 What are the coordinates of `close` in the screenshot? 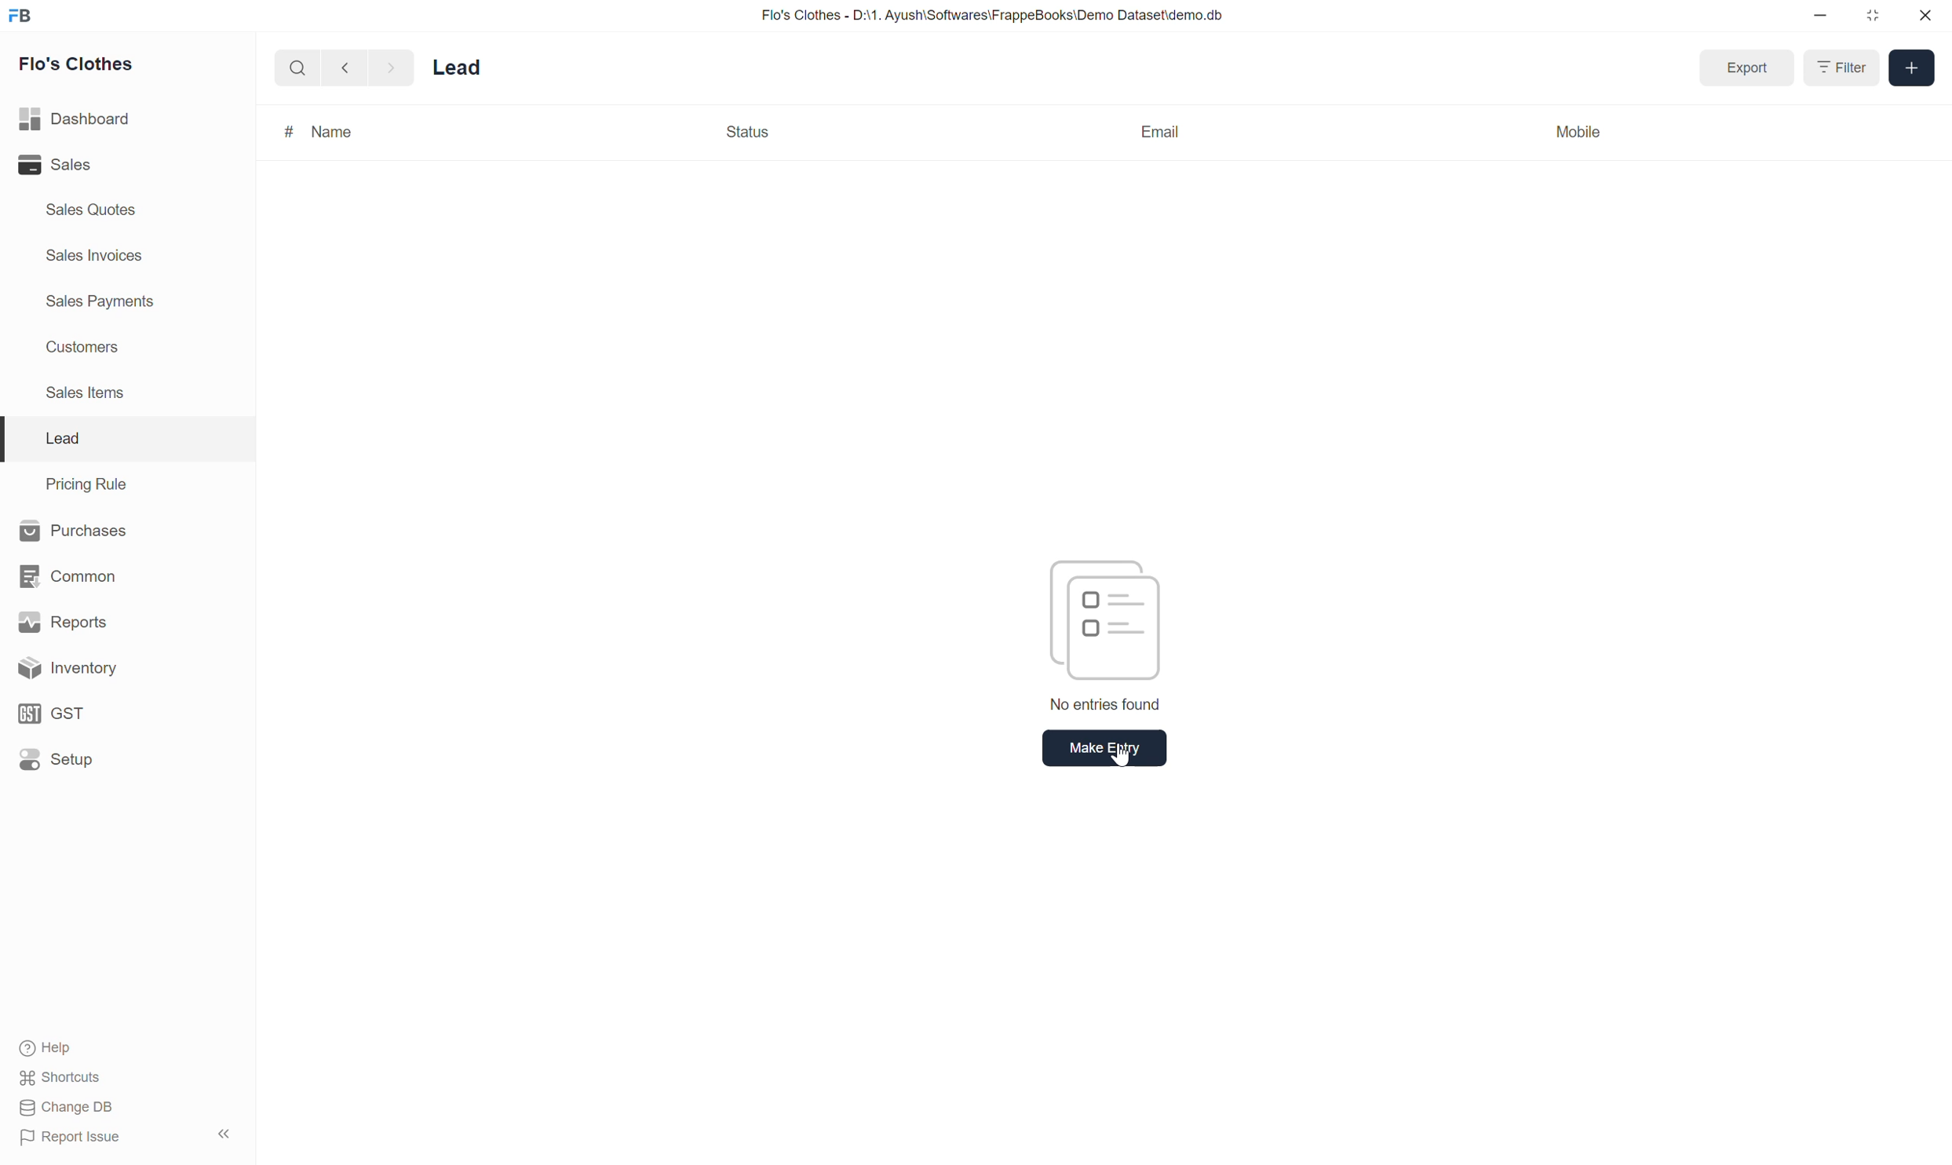 It's located at (1923, 16).